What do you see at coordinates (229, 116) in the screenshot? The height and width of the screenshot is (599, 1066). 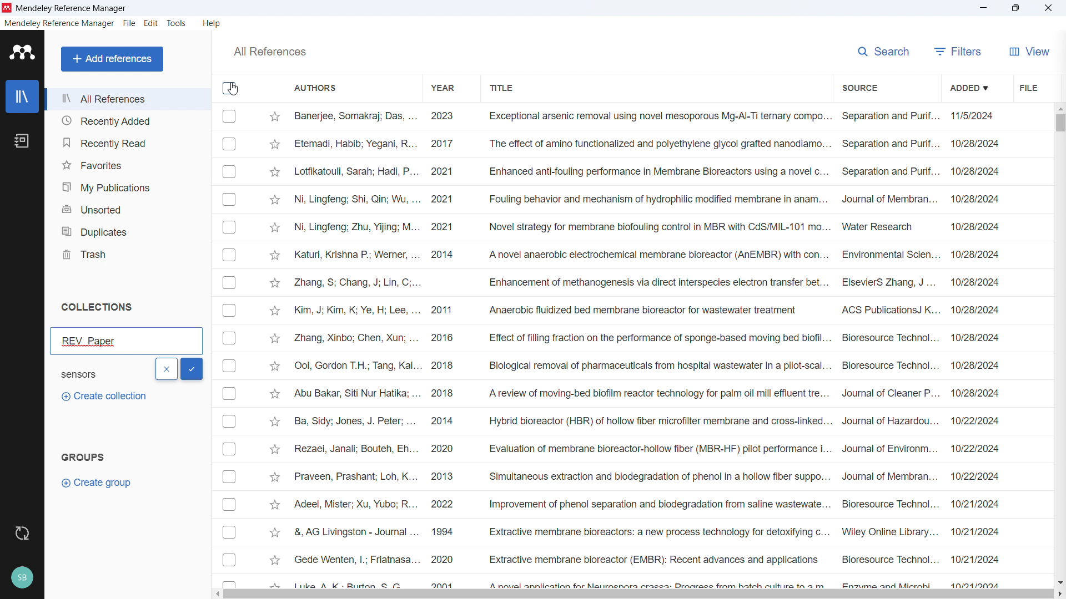 I see `Select respective publication` at bounding box center [229, 116].